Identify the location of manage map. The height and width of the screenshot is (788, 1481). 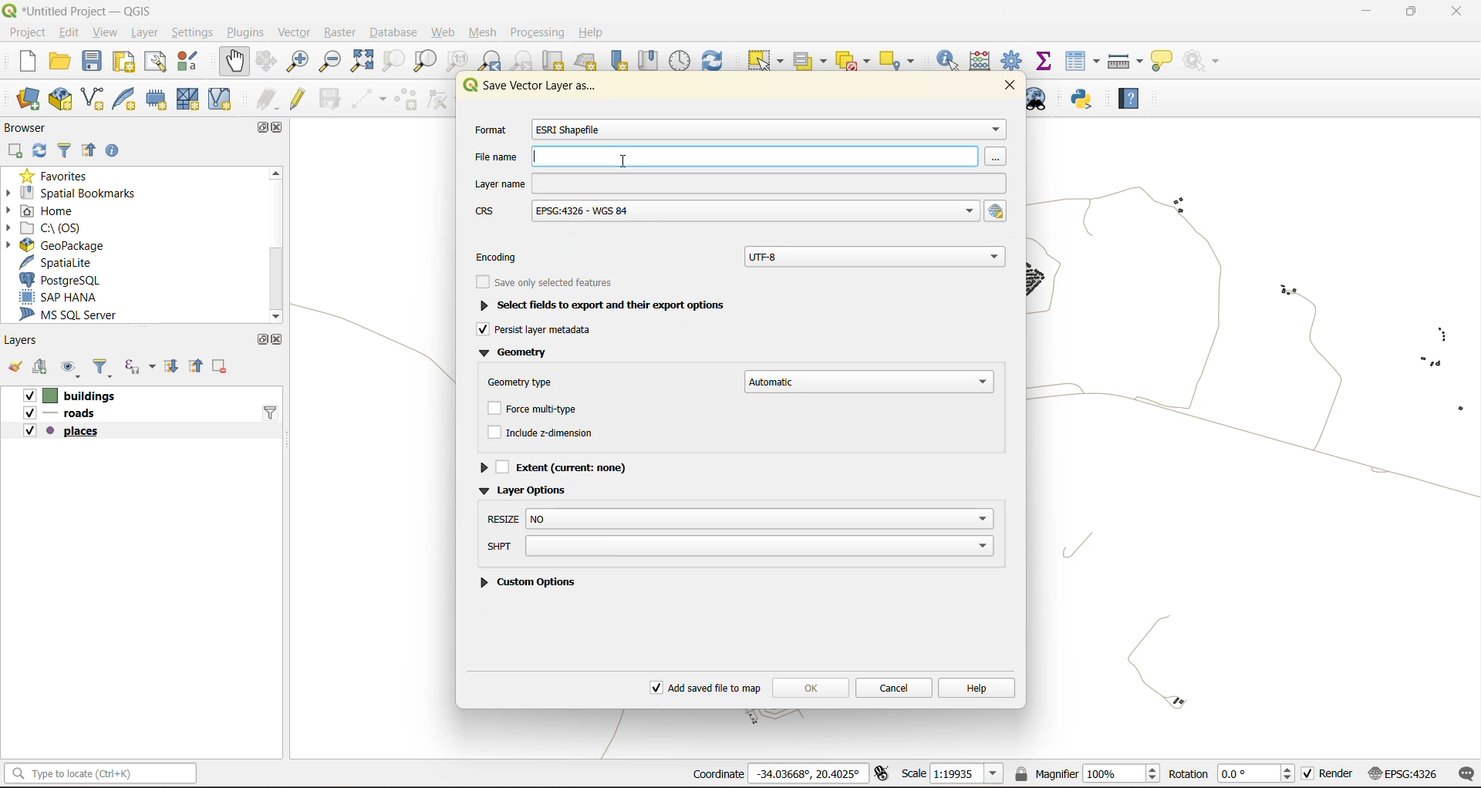
(69, 367).